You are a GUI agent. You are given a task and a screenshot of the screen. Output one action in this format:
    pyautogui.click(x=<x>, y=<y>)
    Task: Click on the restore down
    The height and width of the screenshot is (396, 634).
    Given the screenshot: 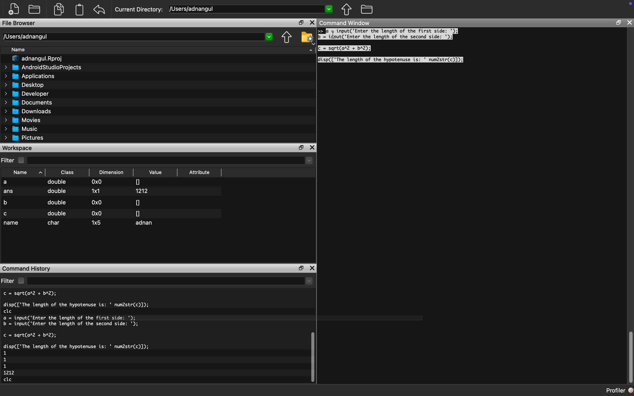 What is the action you would take?
    pyautogui.click(x=299, y=23)
    